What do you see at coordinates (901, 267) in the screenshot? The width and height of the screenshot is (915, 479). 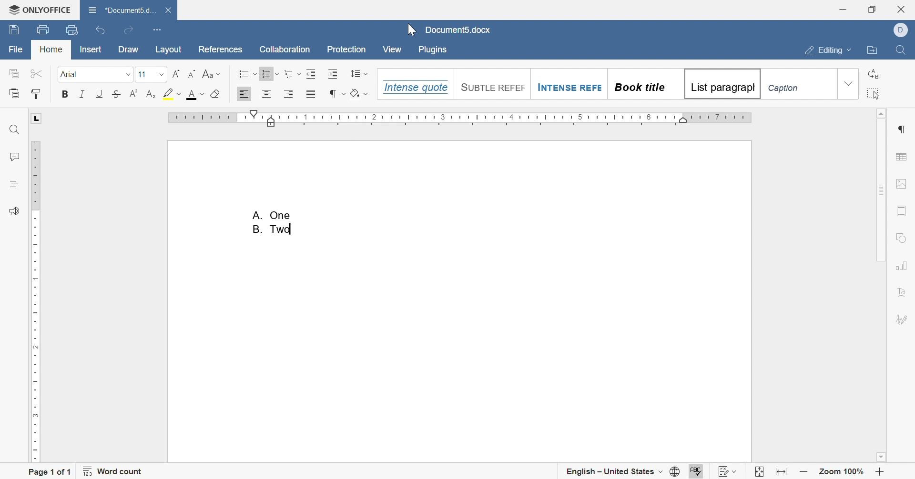 I see `chart settings` at bounding box center [901, 267].